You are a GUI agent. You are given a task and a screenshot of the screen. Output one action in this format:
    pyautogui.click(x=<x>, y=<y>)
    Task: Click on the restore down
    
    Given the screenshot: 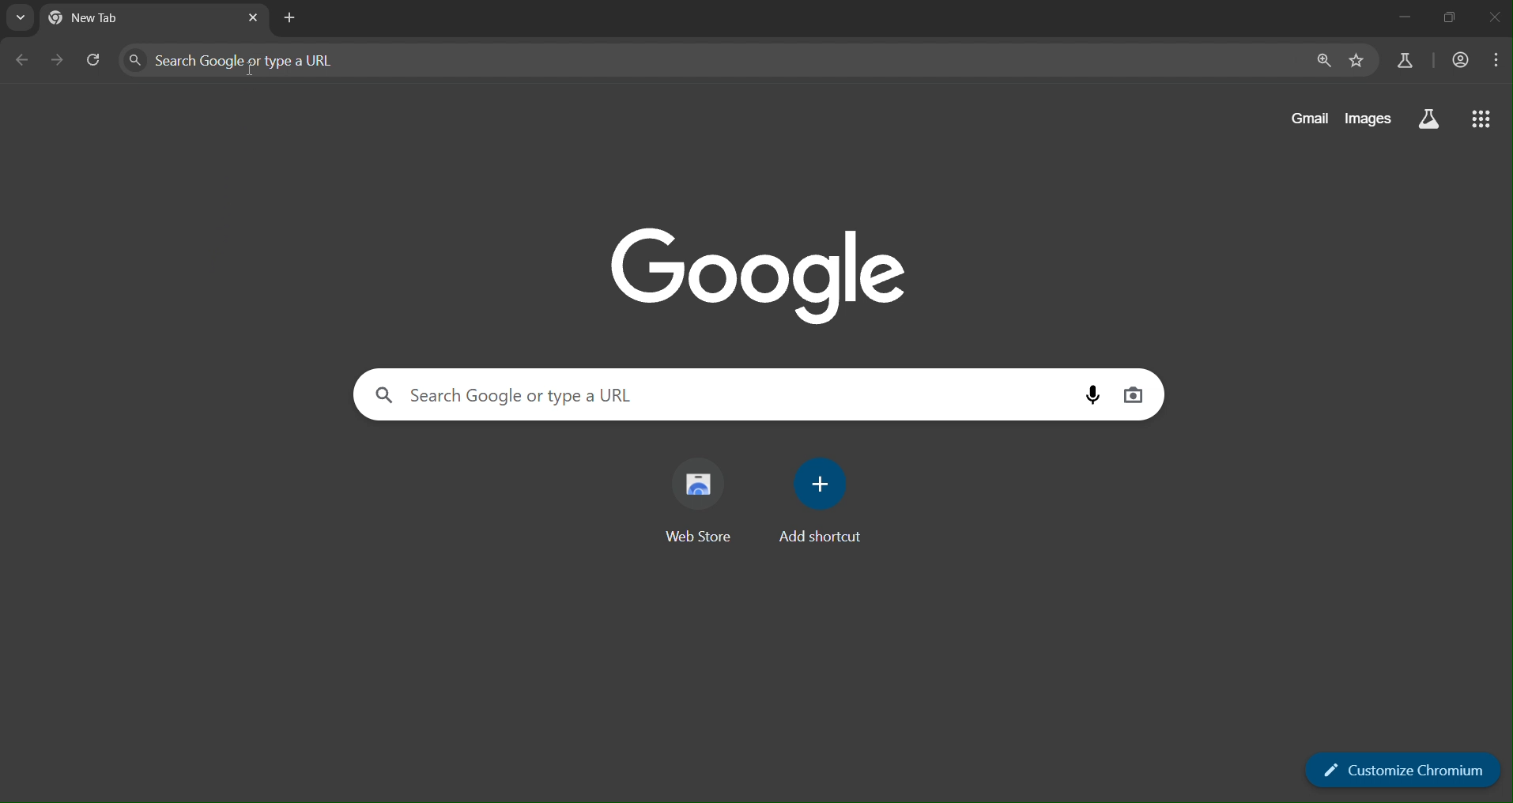 What is the action you would take?
    pyautogui.click(x=1451, y=17)
    